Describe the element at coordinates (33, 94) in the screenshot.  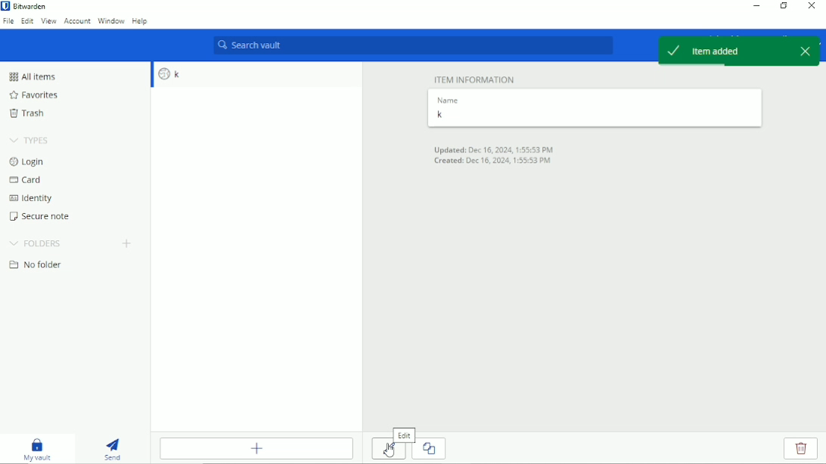
I see `Favorites` at that location.